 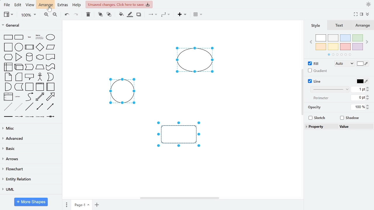 What do you see at coordinates (30, 107) in the screenshot?
I see `line` at bounding box center [30, 107].